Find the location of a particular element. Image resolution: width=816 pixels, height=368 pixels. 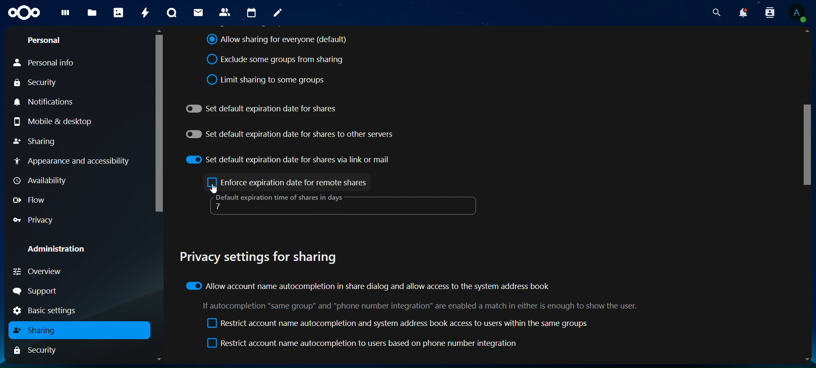

limit sharing to some groups is located at coordinates (267, 78).